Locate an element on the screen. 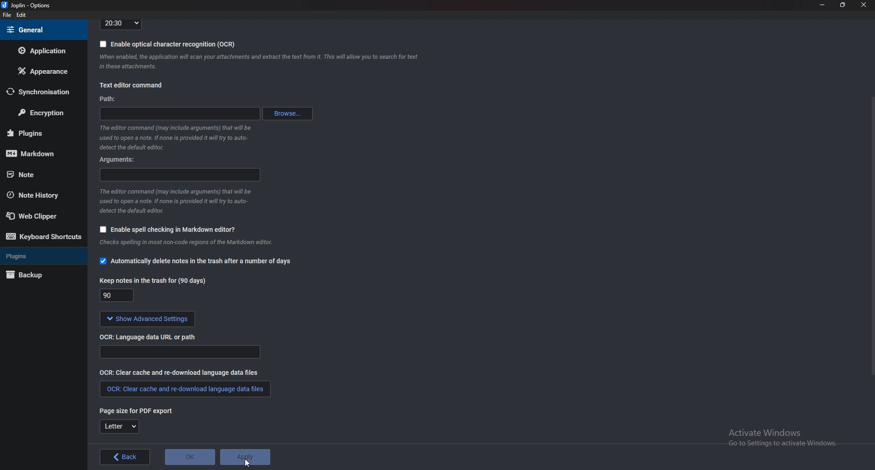 This screenshot has height=470, width=875. plugins is located at coordinates (39, 133).